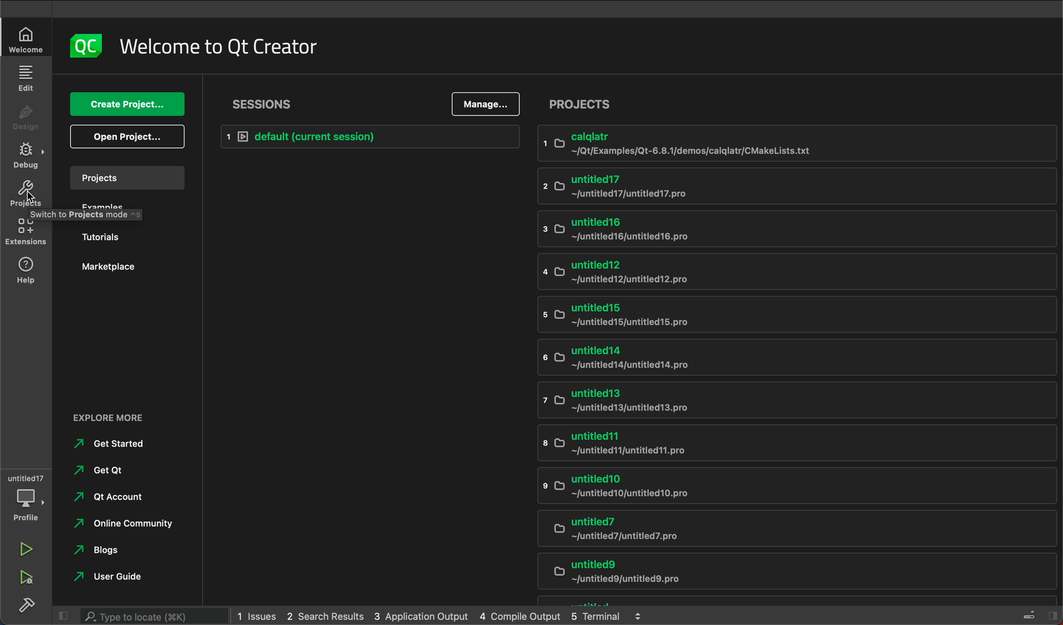 This screenshot has height=625, width=1063. What do you see at coordinates (257, 103) in the screenshot?
I see `sessions` at bounding box center [257, 103].